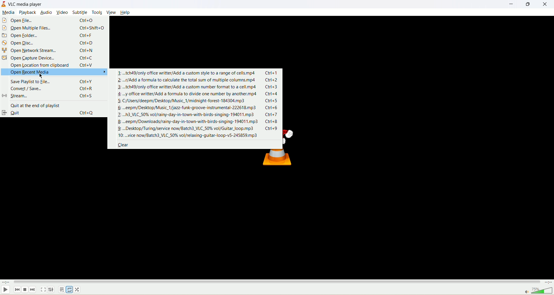 The image size is (554, 295). I want to click on video, so click(63, 13).